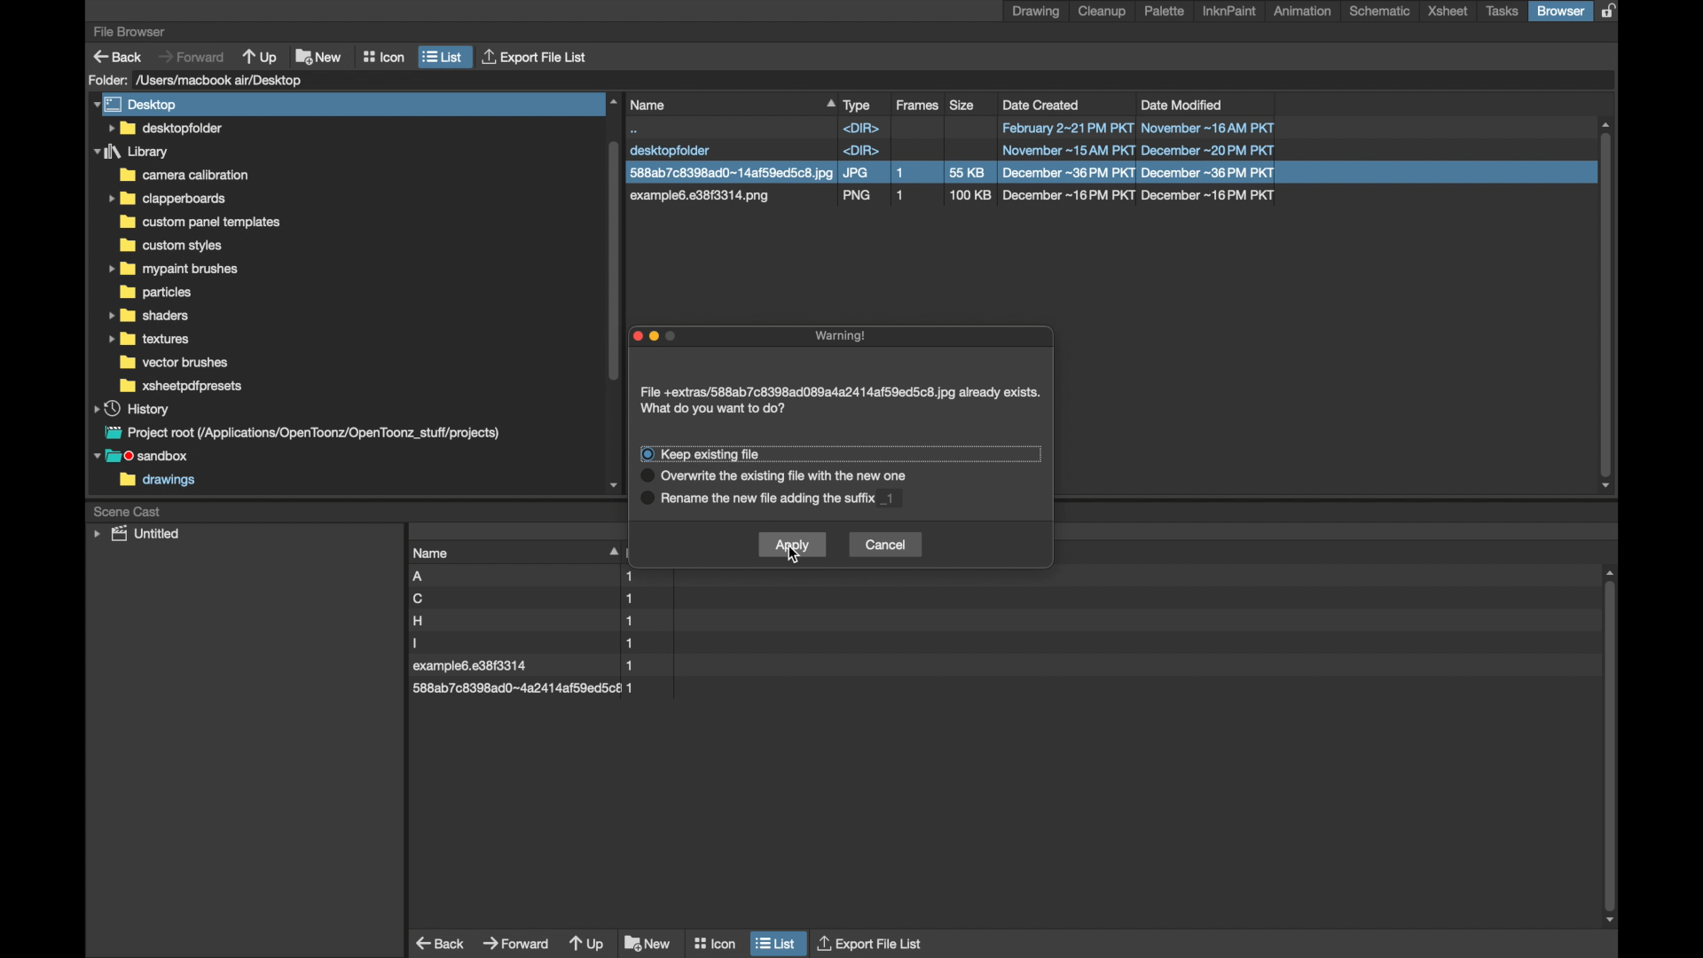 The image size is (1703, 958). What do you see at coordinates (1229, 12) in the screenshot?
I see `inknpaint ` at bounding box center [1229, 12].